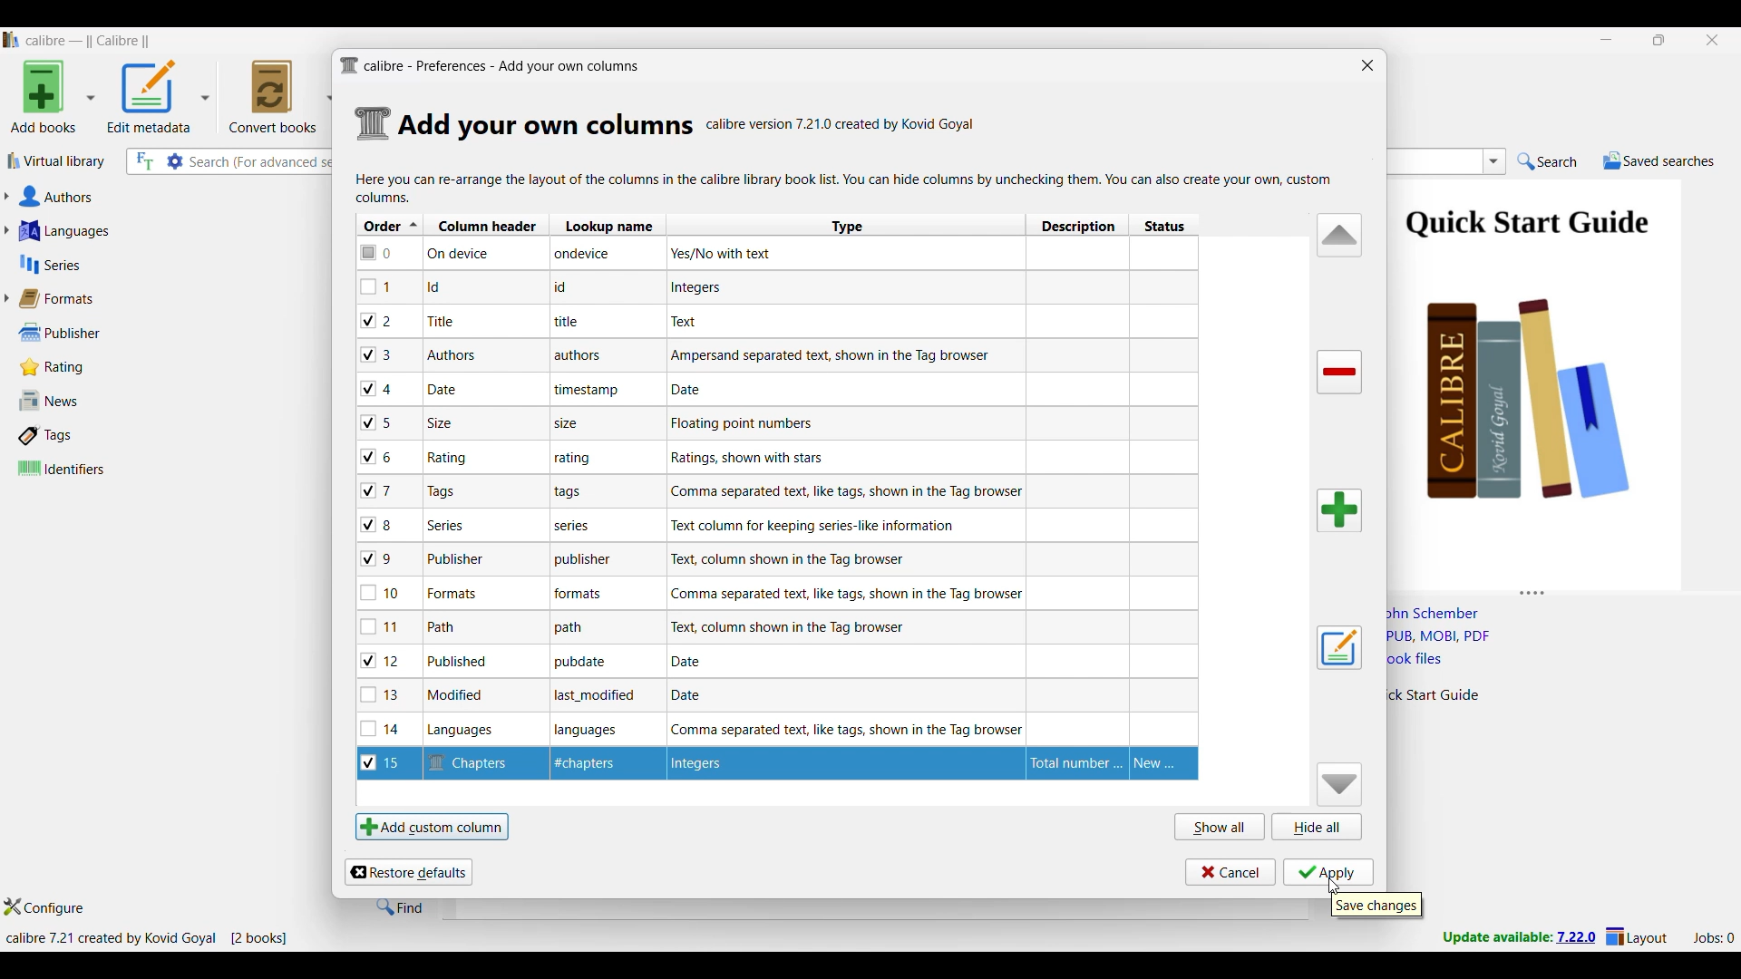 This screenshot has width=1741, height=979. Describe the element at coordinates (440, 626) in the screenshot. I see `Note` at that location.